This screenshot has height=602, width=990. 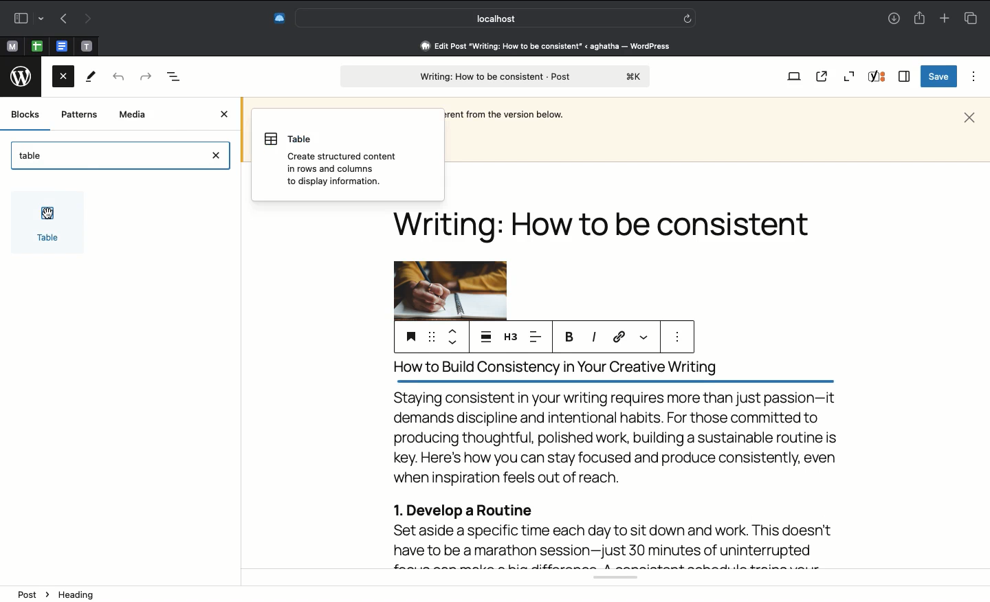 I want to click on Headline, so click(x=607, y=230).